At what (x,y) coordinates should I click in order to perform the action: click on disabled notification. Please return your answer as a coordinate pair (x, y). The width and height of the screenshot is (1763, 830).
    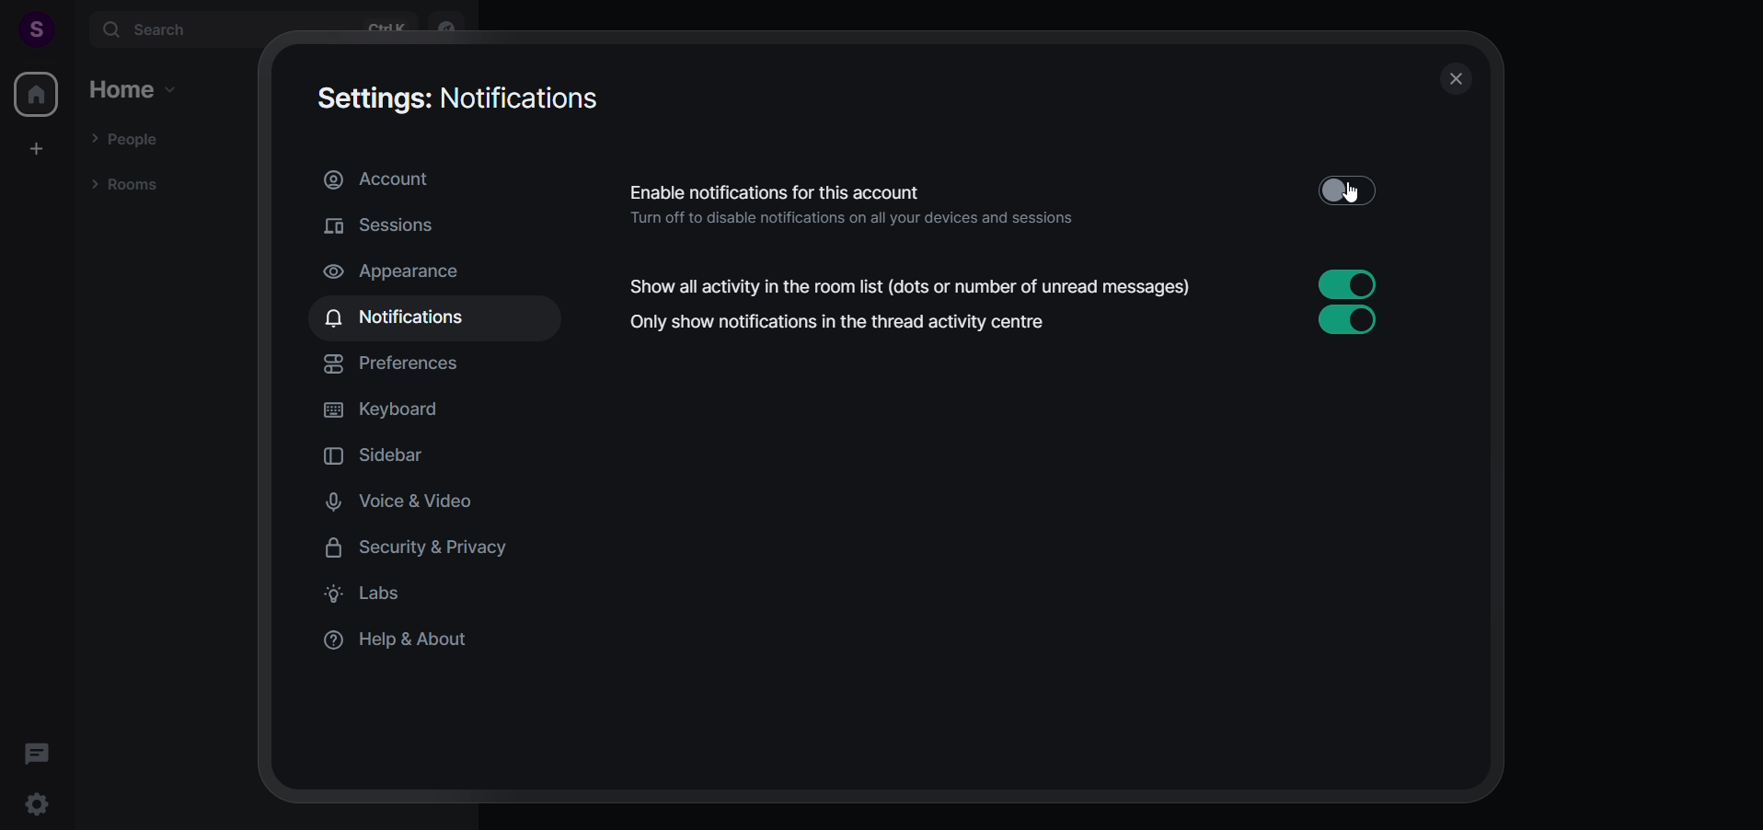
    Looking at the image, I should click on (1006, 201).